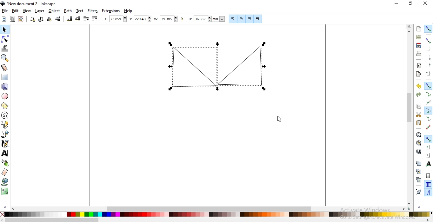 This screenshot has width=433, height=222. Describe the element at coordinates (428, 48) in the screenshot. I see `snap to edges of bounding box` at that location.